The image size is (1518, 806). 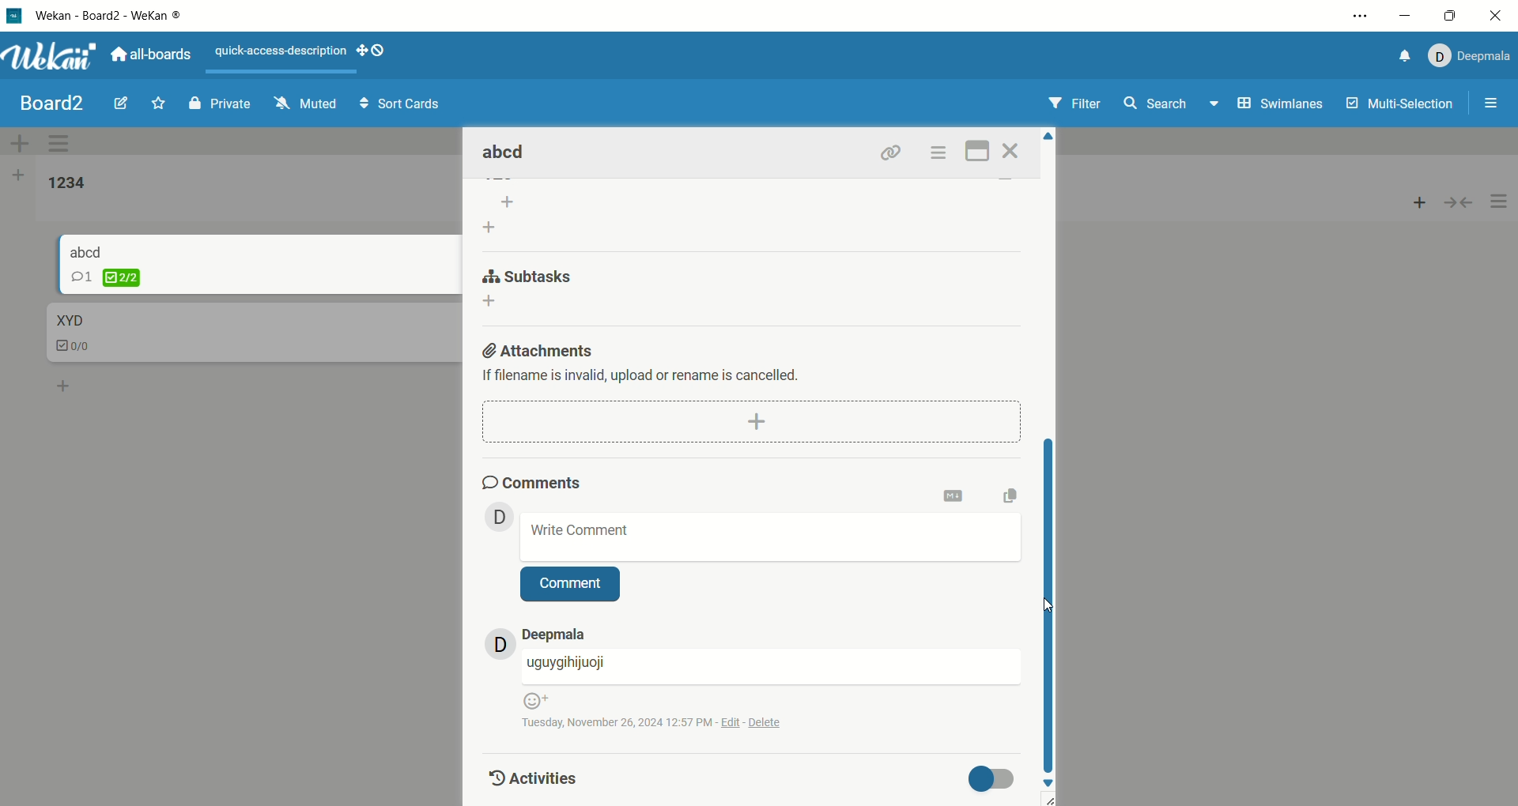 I want to click on collapse, so click(x=1465, y=201).